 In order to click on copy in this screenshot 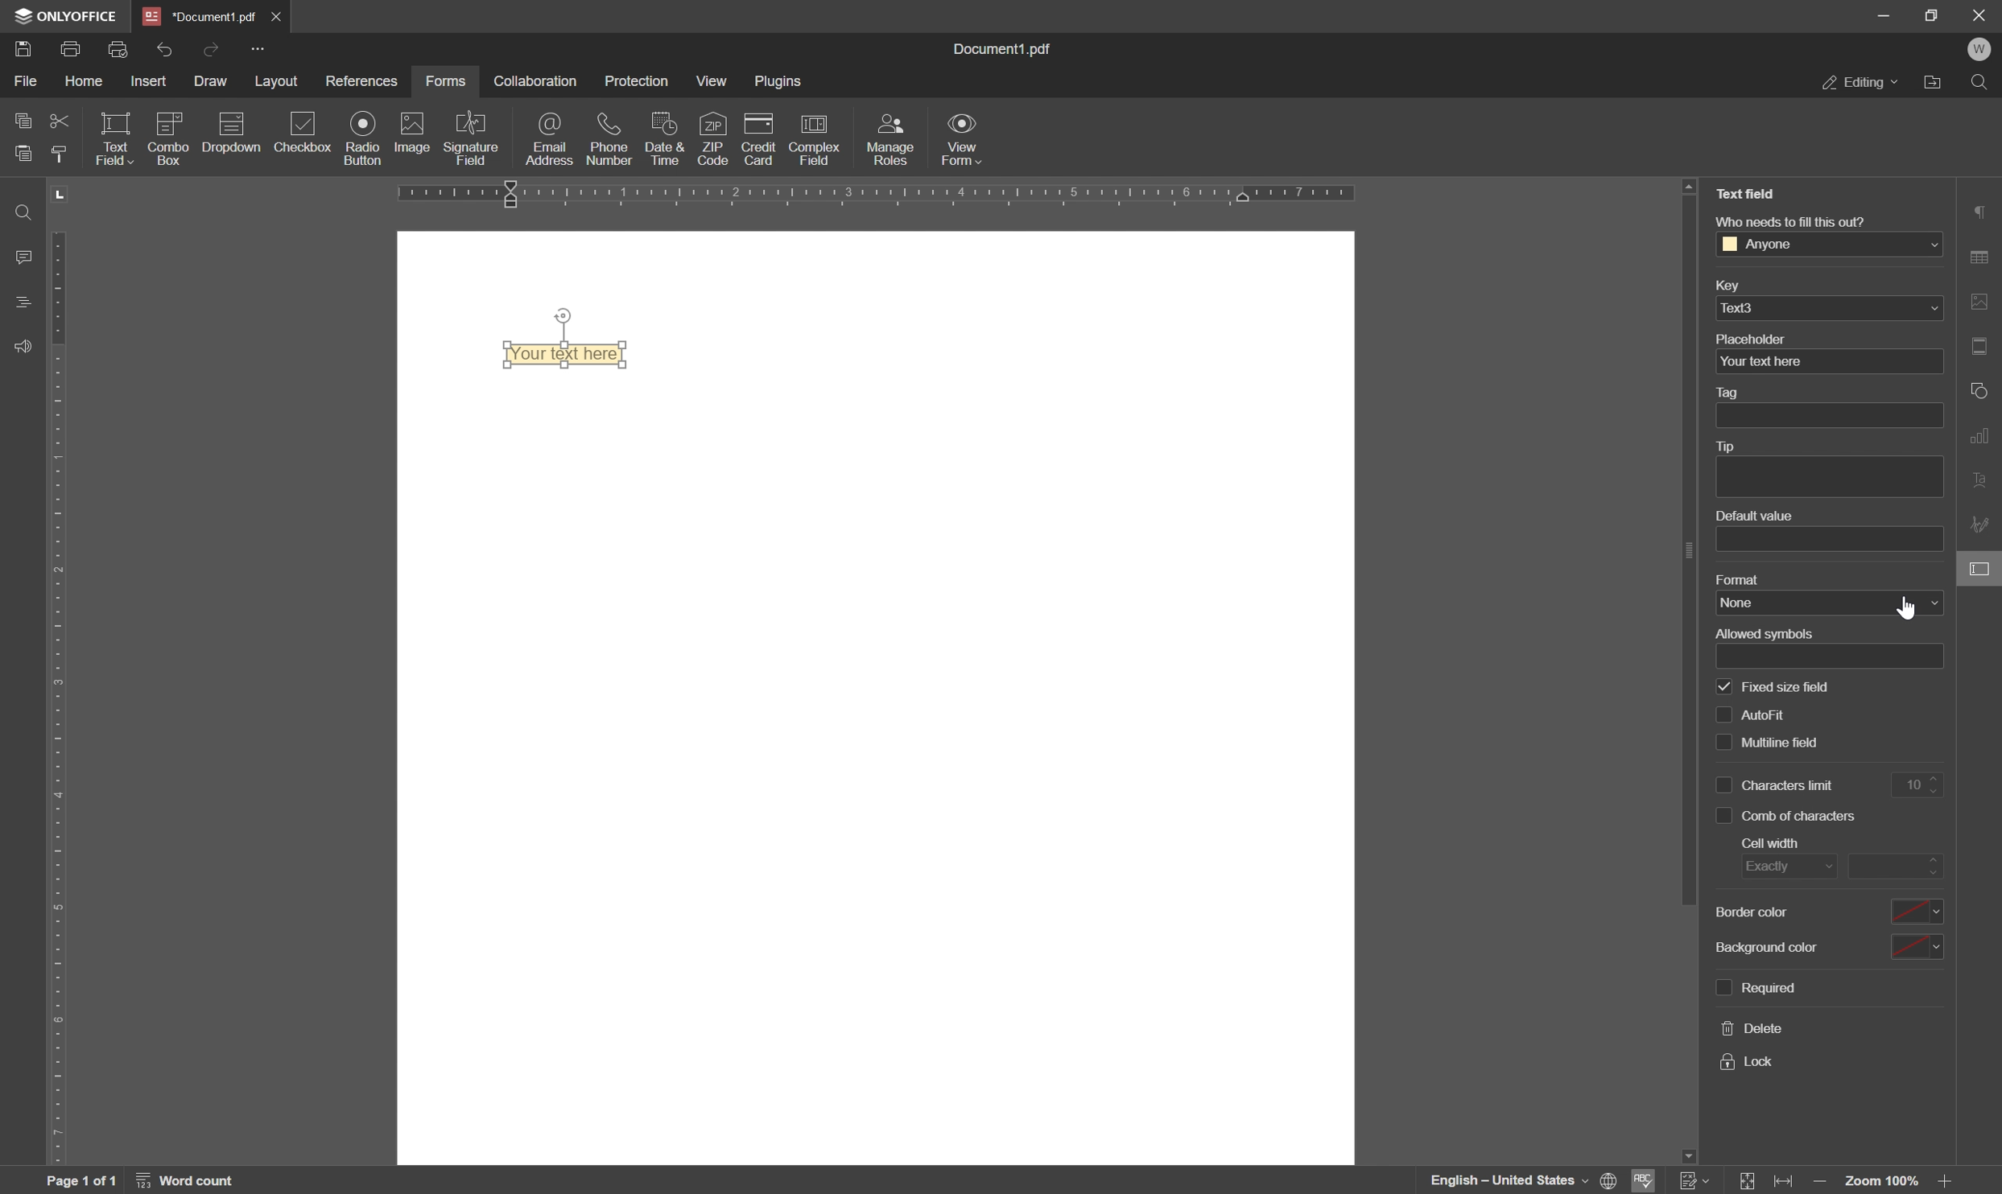, I will do `click(19, 121)`.